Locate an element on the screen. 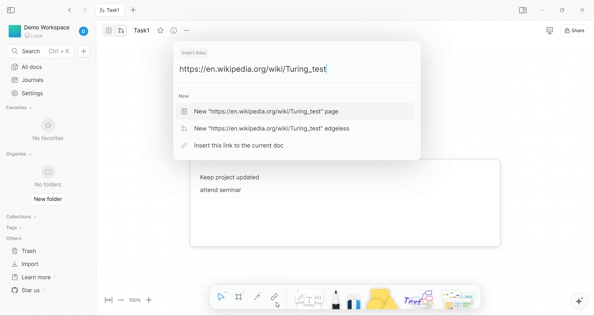 This screenshot has width=594, height=316. logo is located at coordinates (14, 31).